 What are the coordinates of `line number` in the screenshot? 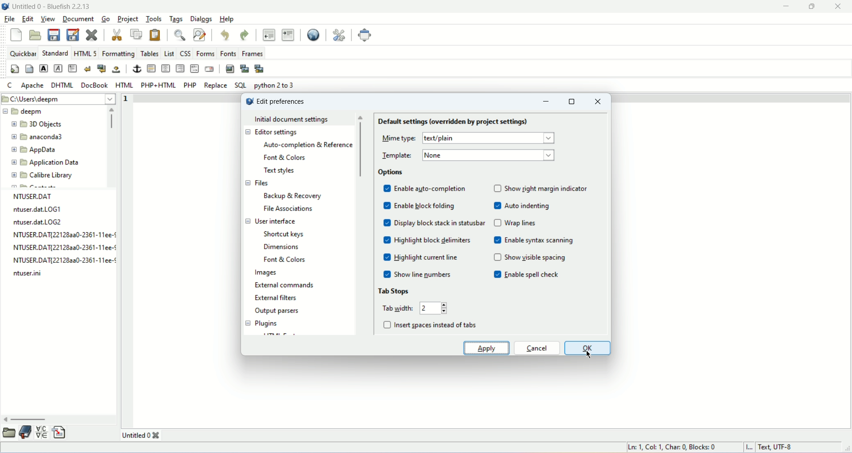 It's located at (128, 98).